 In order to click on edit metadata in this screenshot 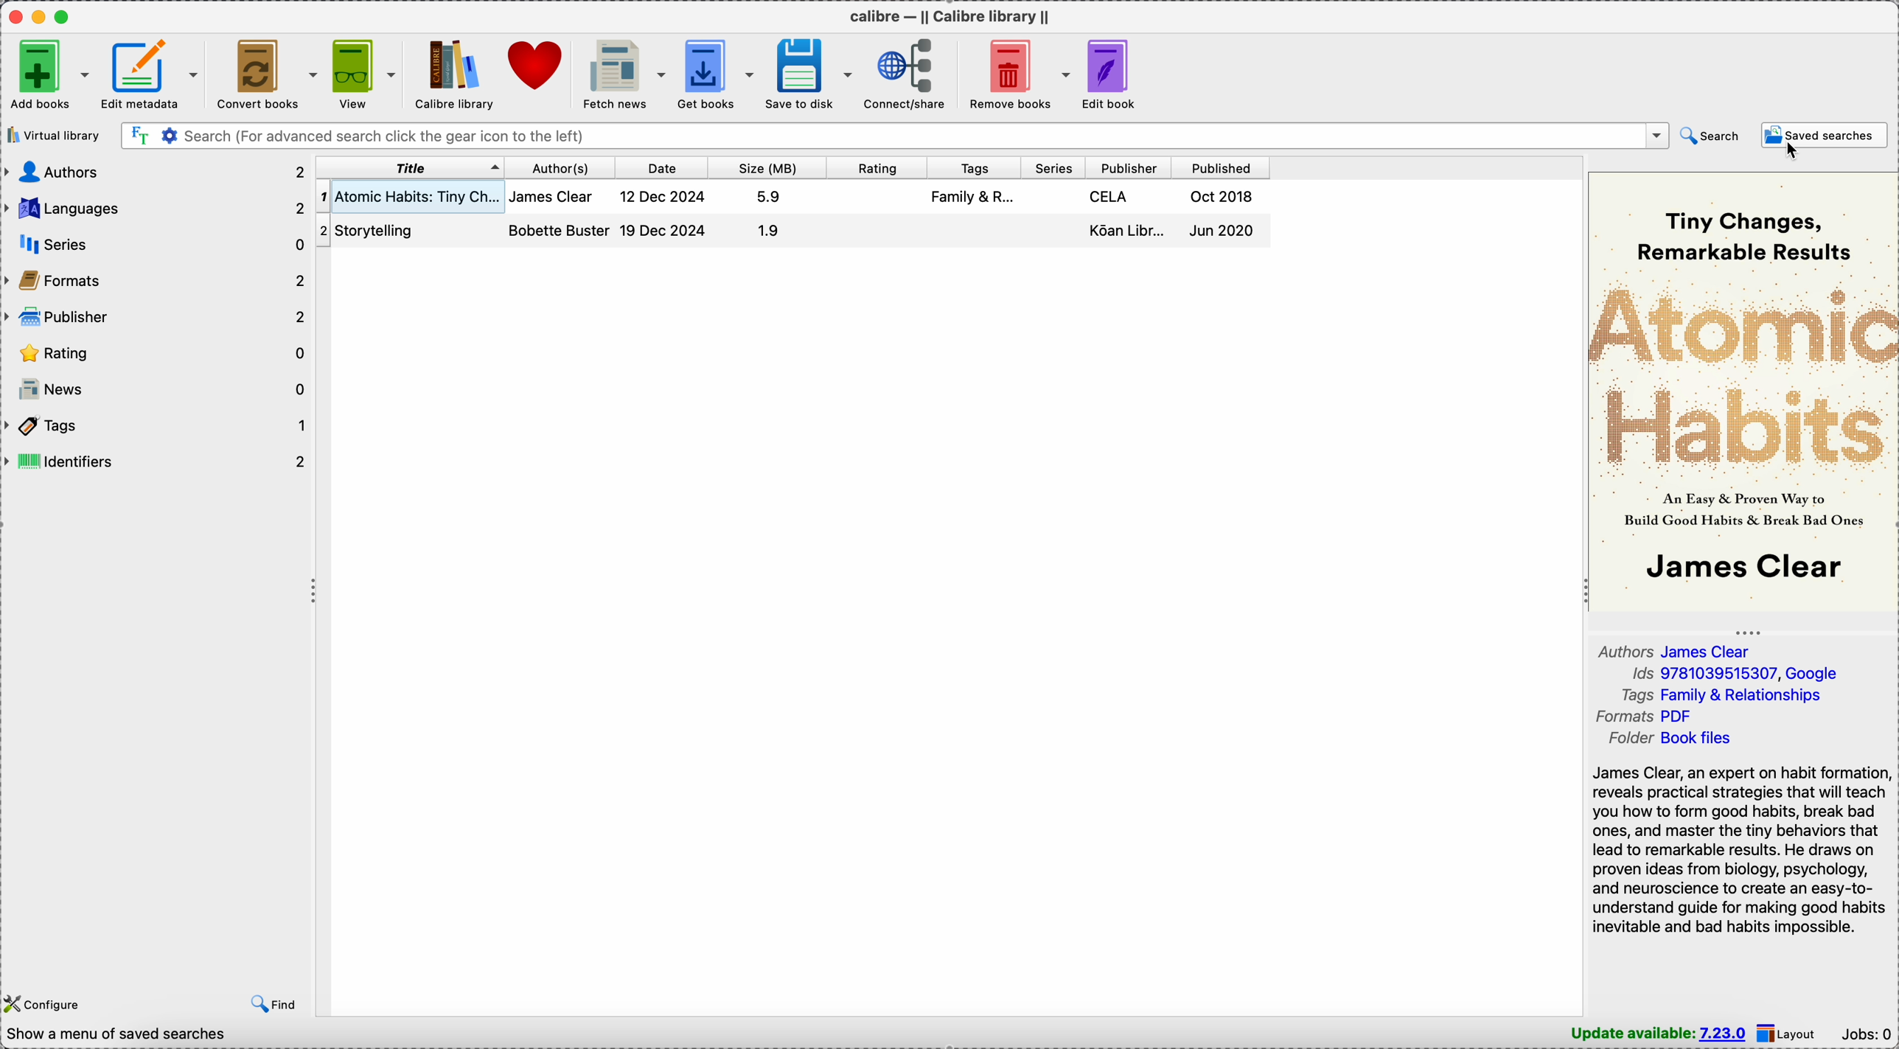, I will do `click(150, 74)`.